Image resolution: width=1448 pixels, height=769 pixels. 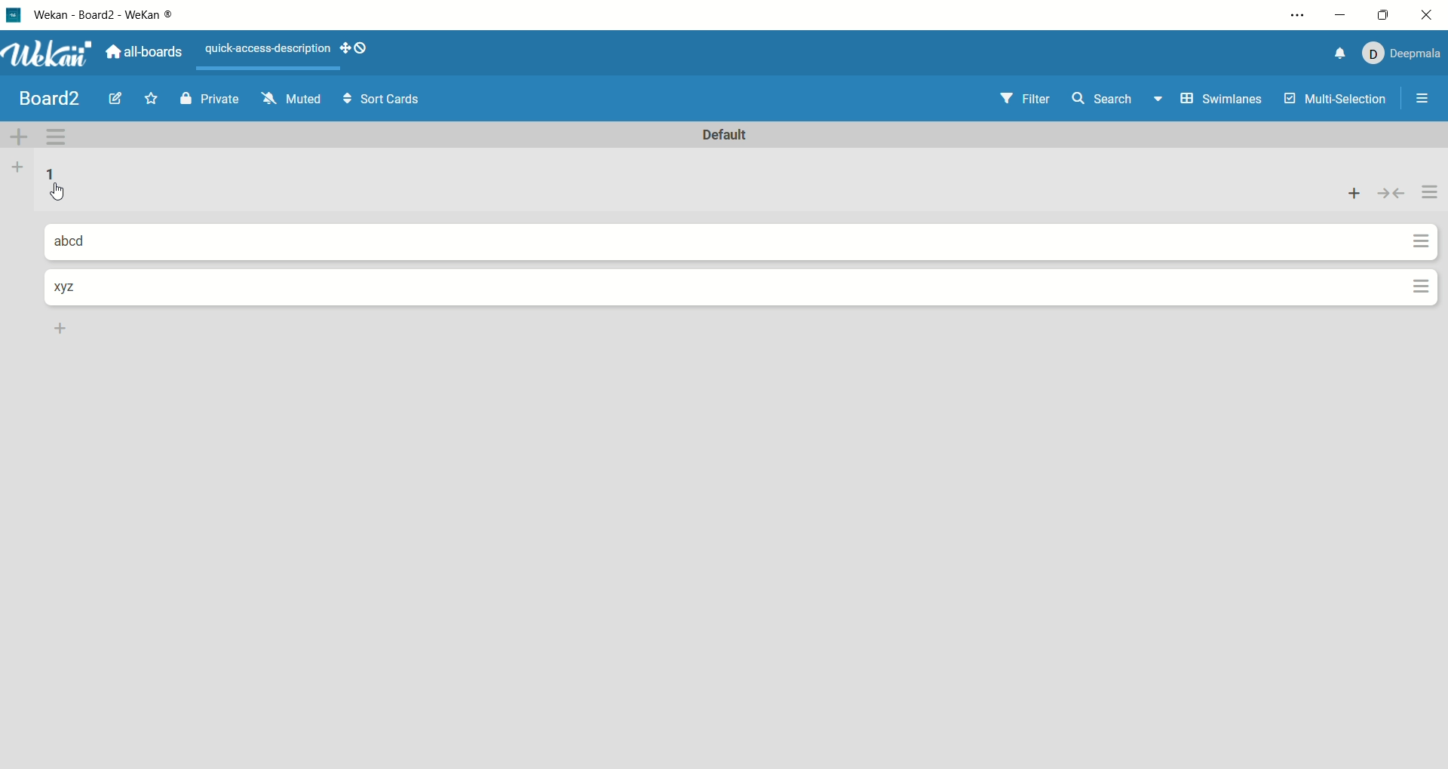 I want to click on filter, so click(x=1021, y=98).